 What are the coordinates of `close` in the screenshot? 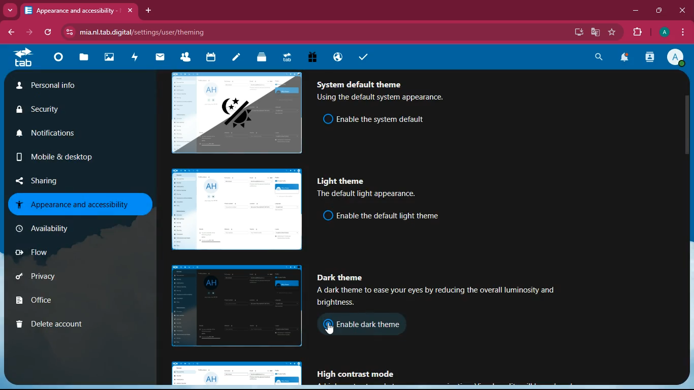 It's located at (683, 10).